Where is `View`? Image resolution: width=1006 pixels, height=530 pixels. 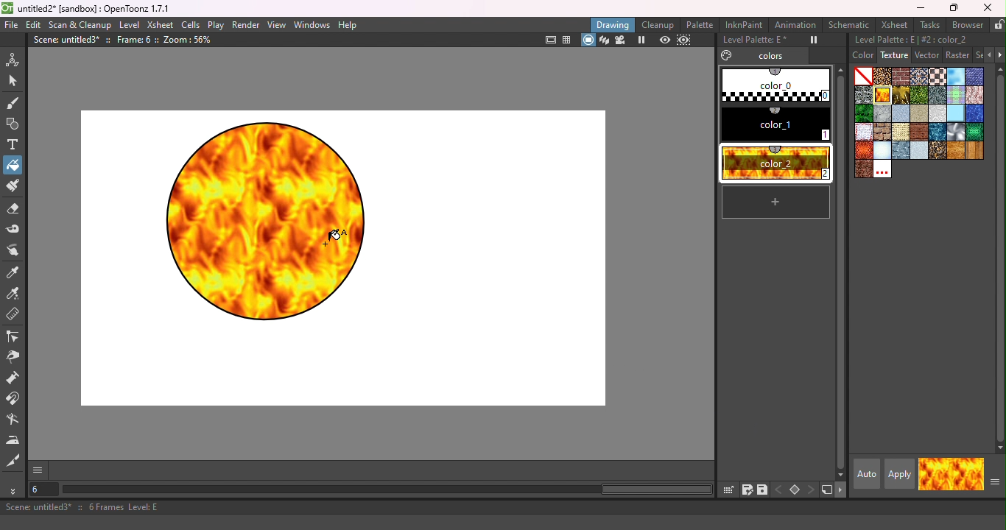 View is located at coordinates (277, 24).